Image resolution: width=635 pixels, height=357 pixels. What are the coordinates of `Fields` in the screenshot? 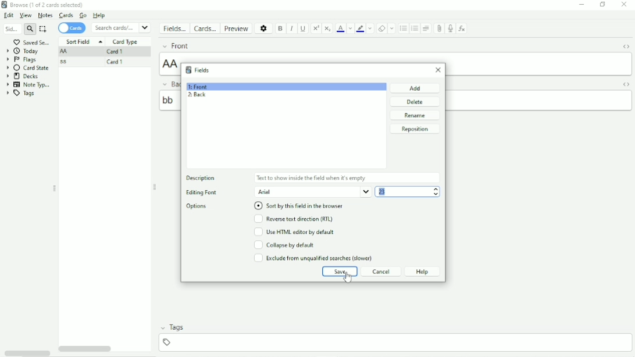 It's located at (174, 30).